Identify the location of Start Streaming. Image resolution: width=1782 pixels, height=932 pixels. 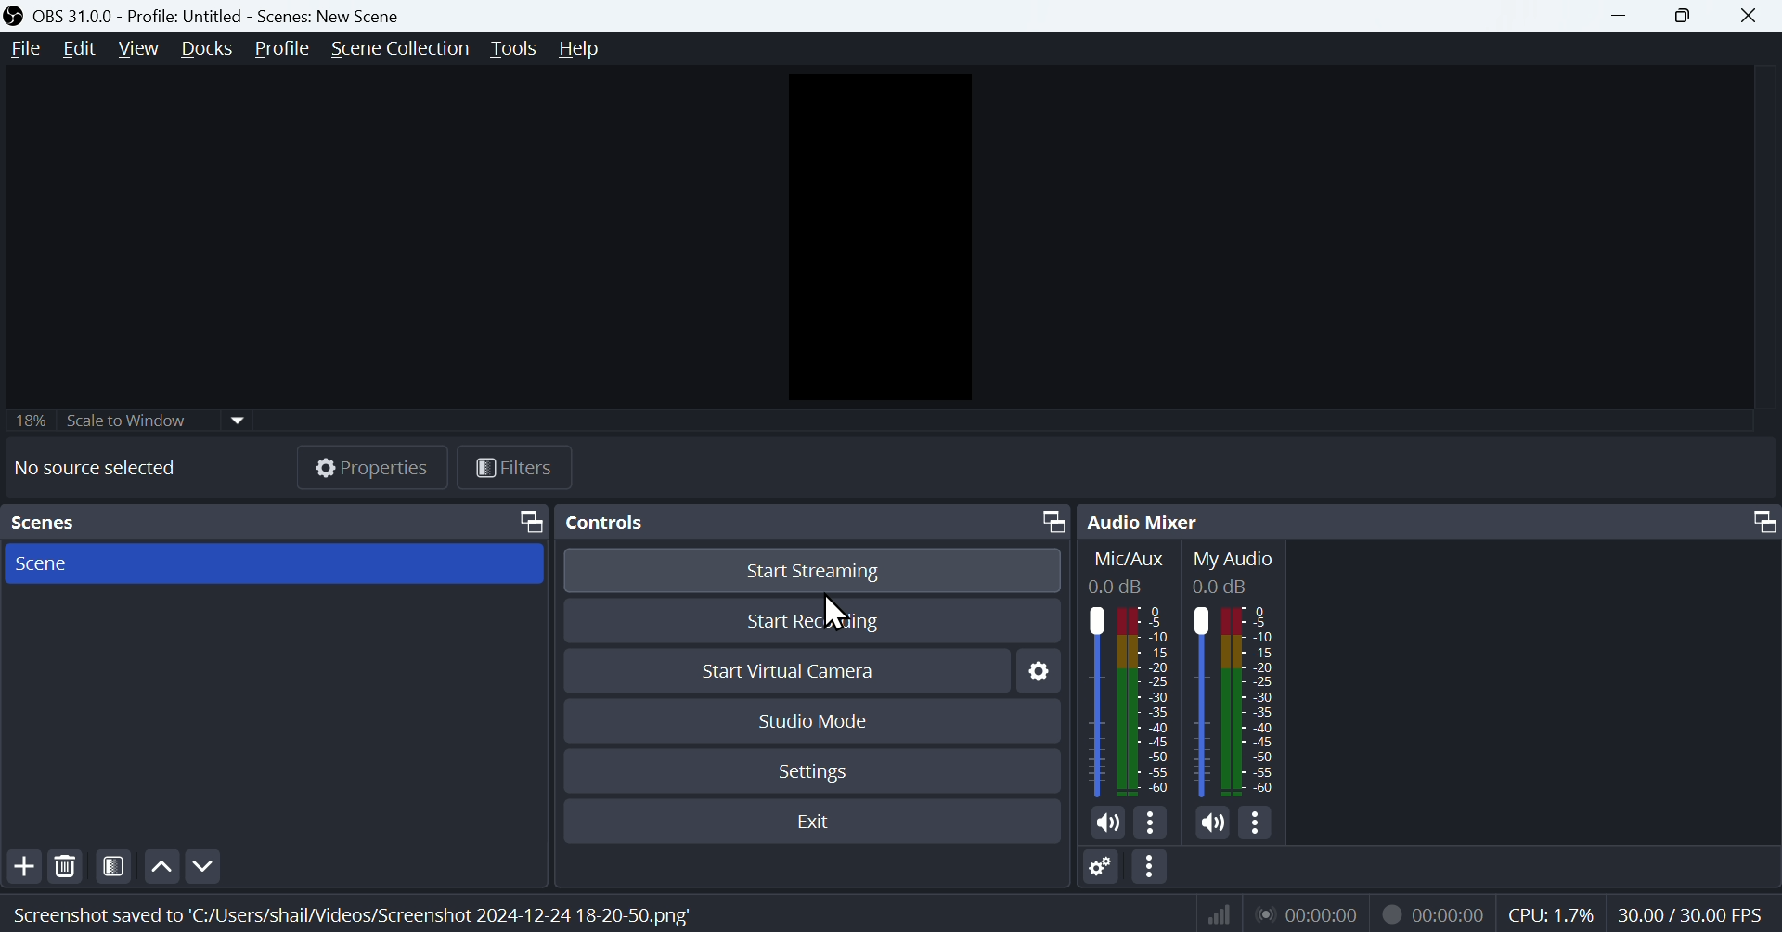
(817, 568).